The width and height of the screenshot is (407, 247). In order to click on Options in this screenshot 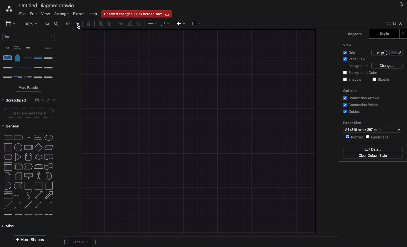, I will do `click(64, 241)`.